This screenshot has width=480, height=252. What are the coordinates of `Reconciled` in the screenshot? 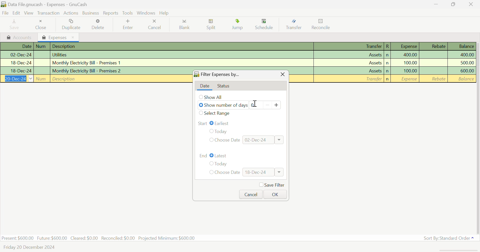 It's located at (118, 238).